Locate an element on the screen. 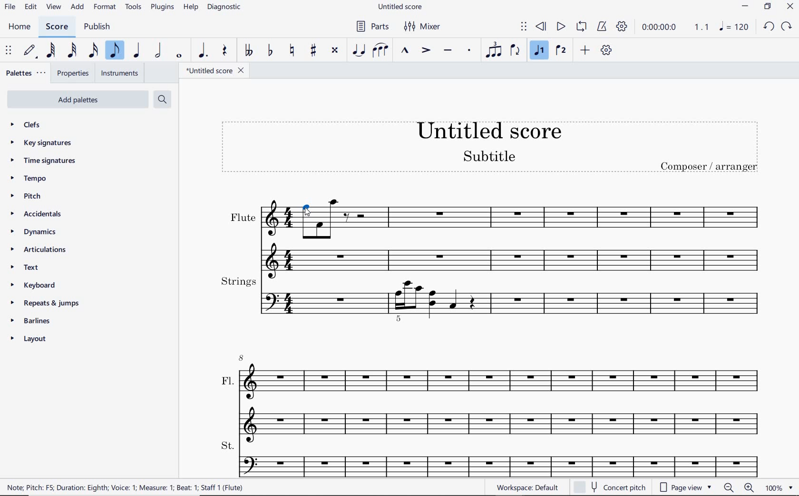 This screenshot has height=496, width=799. concert pitch is located at coordinates (611, 486).